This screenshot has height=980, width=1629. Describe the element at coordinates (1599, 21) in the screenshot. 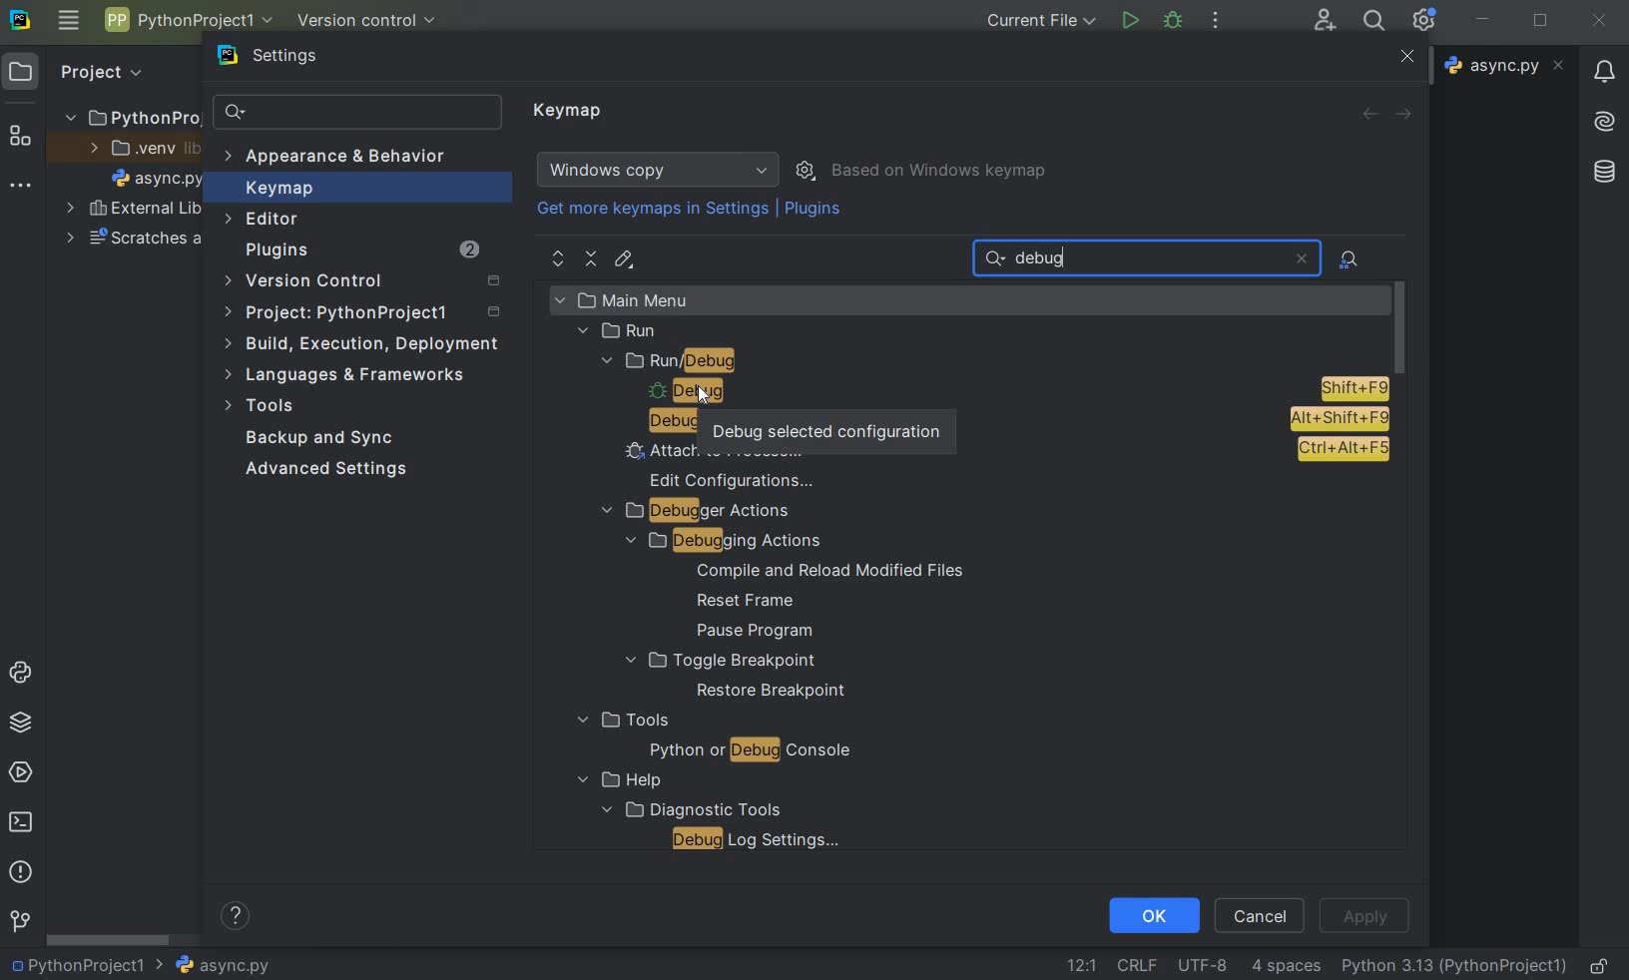

I see `close` at that location.